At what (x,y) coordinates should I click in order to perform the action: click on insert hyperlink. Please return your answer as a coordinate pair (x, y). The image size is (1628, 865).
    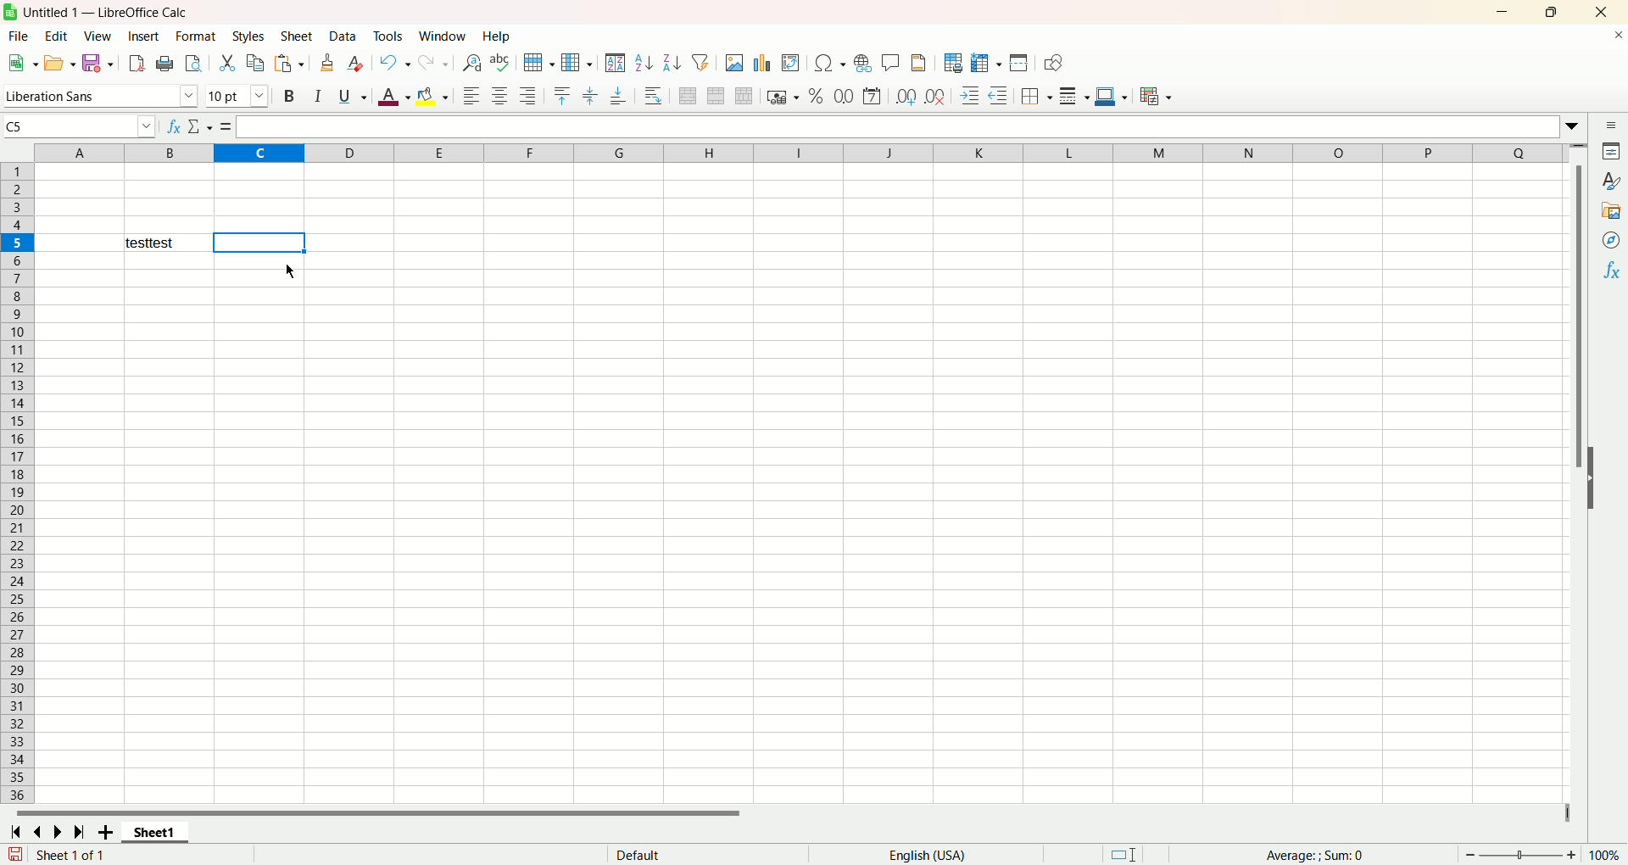
    Looking at the image, I should click on (861, 64).